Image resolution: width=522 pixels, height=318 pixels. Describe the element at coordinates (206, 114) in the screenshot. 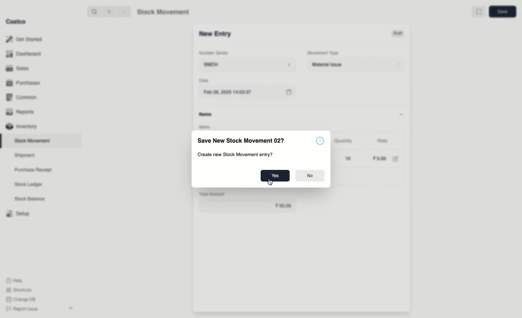

I see `items` at that location.